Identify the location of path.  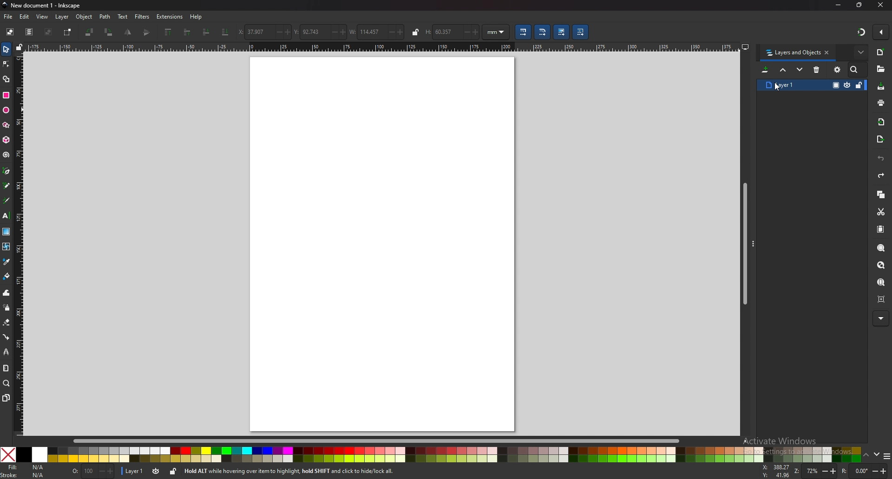
(105, 17).